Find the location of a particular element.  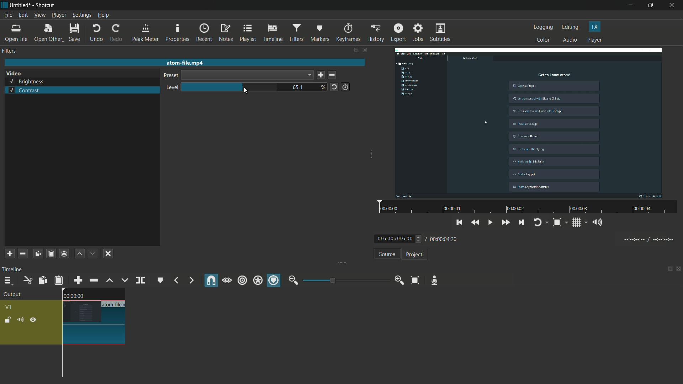

settings menu is located at coordinates (82, 15).